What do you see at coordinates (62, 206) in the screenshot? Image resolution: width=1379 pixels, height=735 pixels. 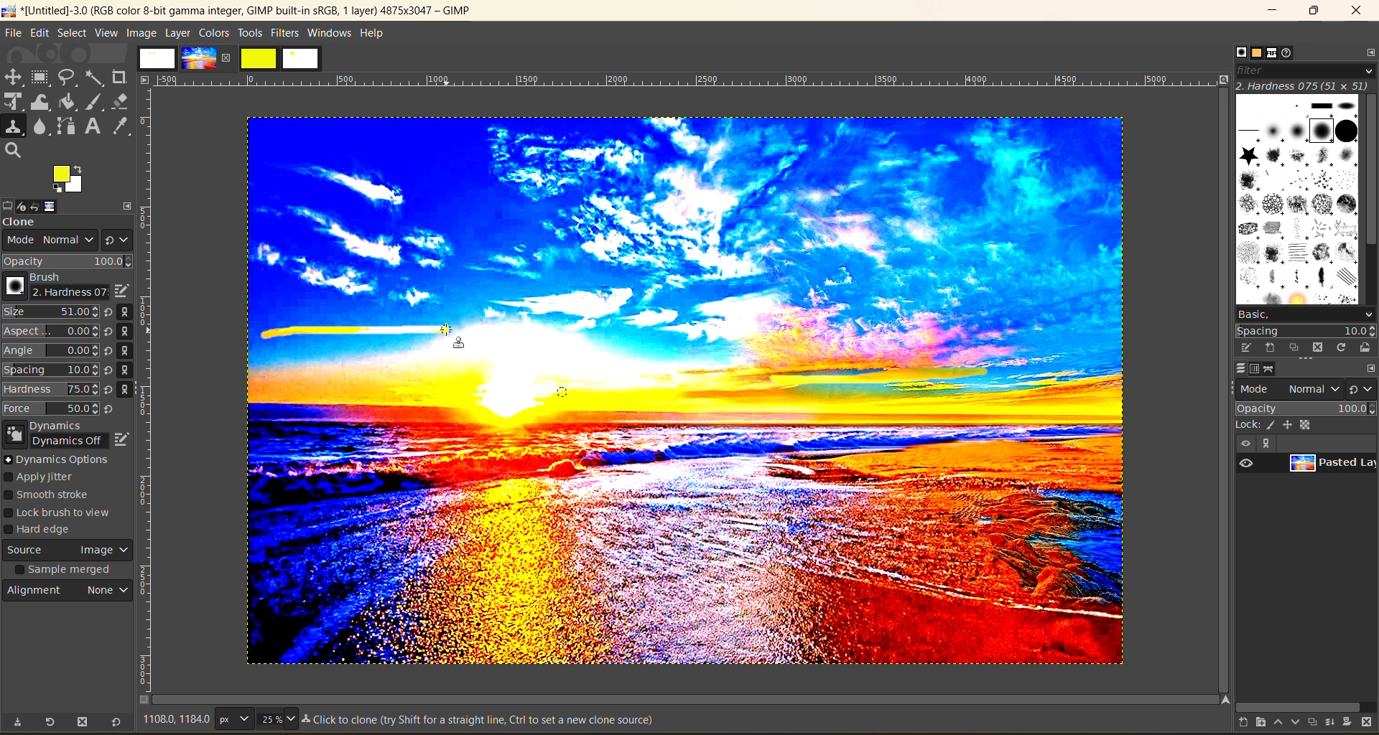 I see `image` at bounding box center [62, 206].